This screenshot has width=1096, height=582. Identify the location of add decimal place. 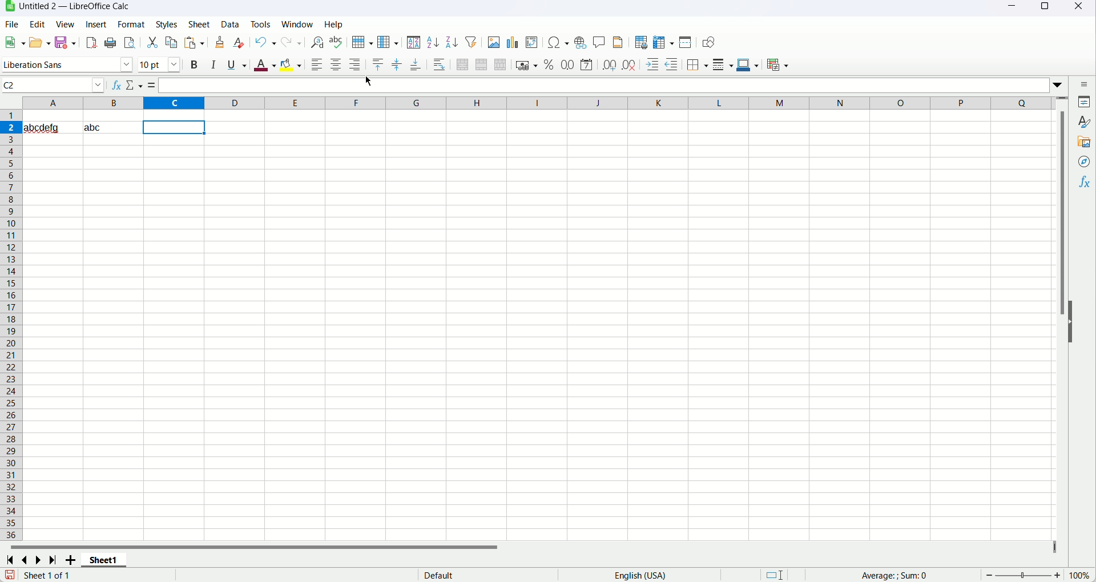
(610, 64).